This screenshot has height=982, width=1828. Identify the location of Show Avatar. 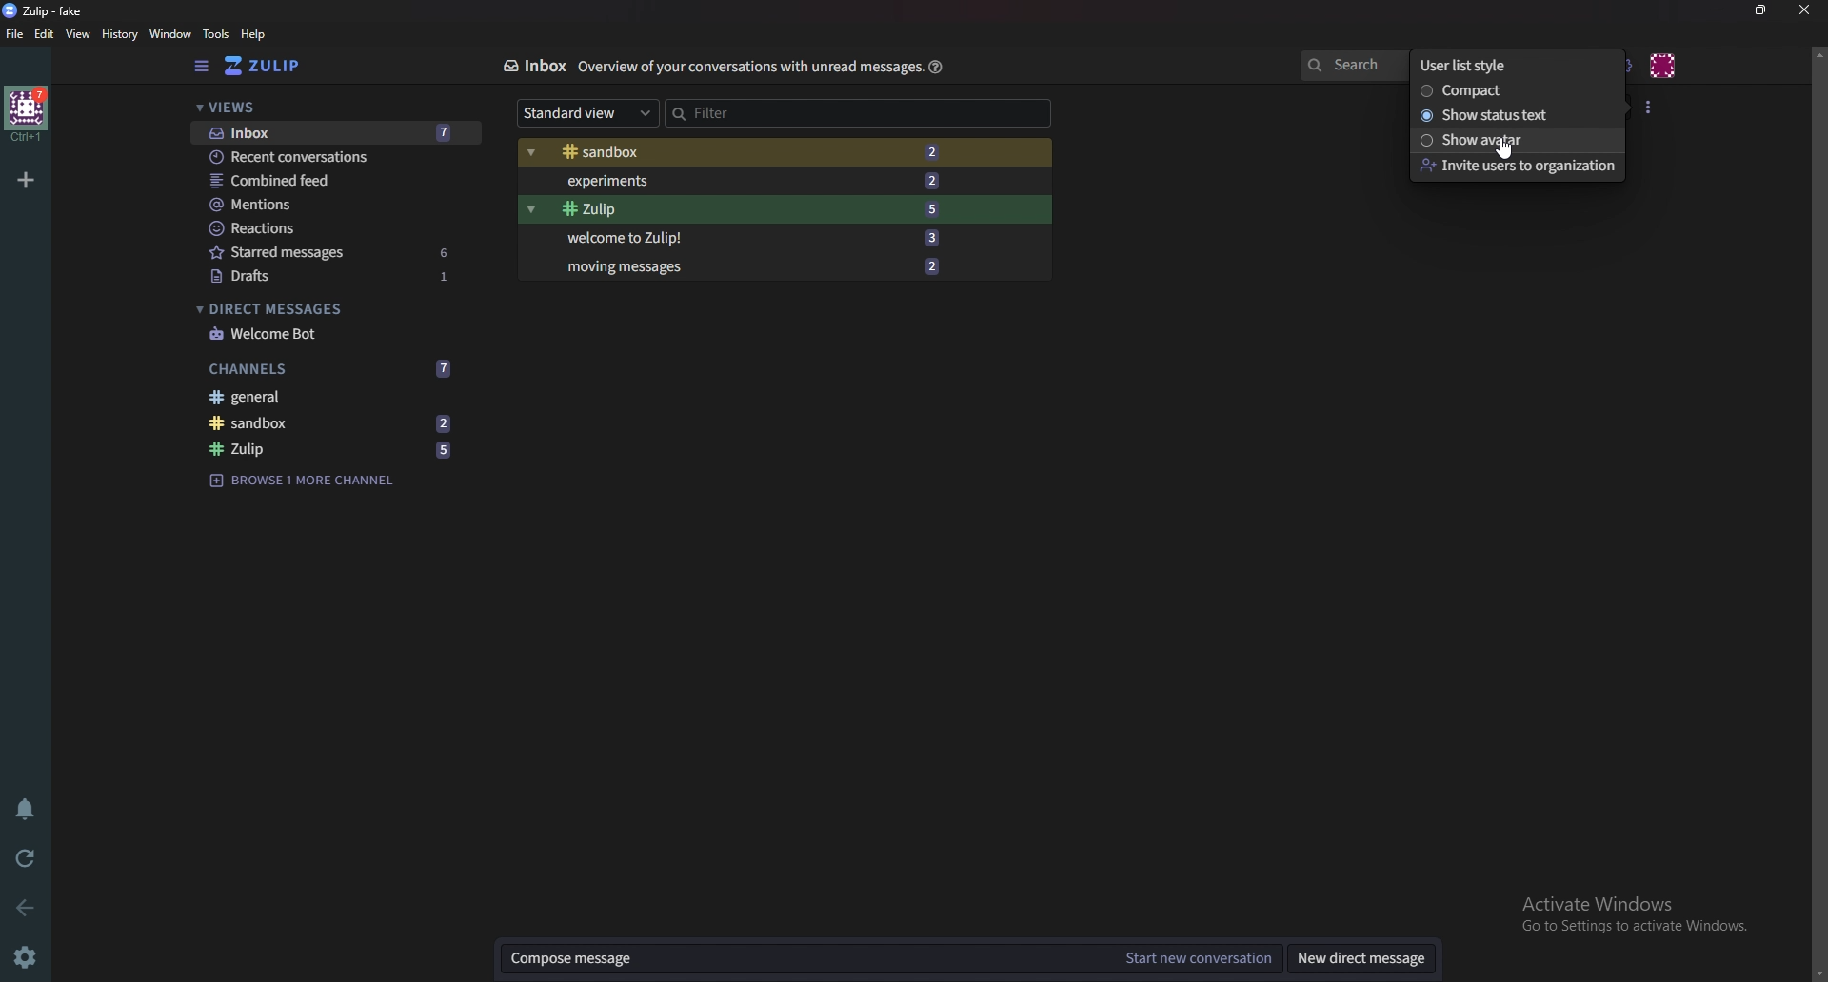
(1513, 140).